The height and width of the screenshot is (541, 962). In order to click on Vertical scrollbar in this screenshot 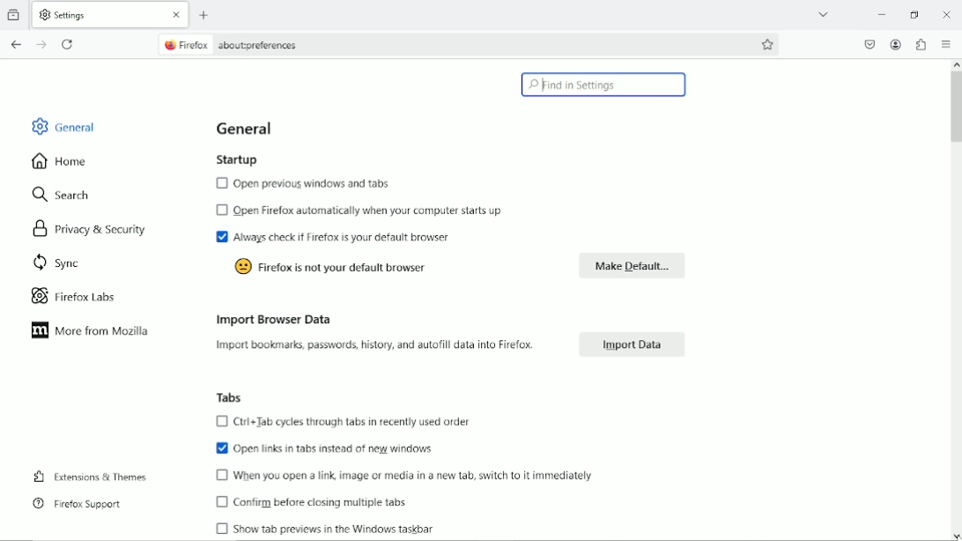, I will do `click(956, 112)`.